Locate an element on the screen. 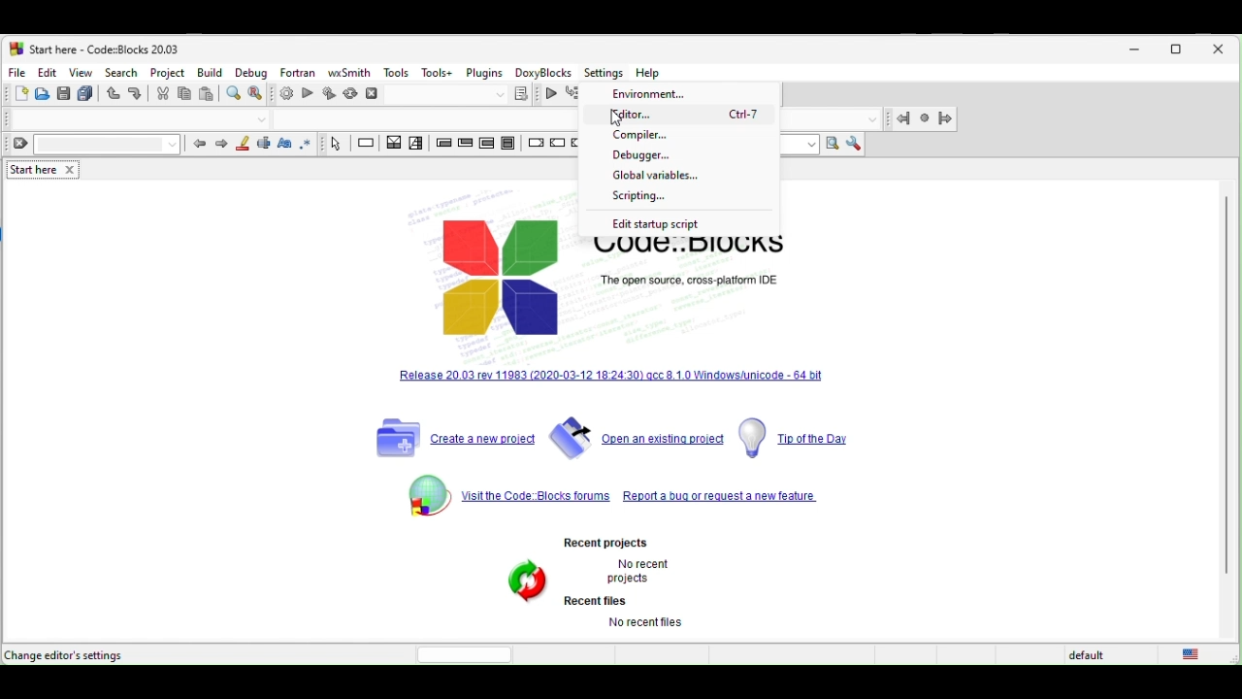  open is located at coordinates (44, 94).